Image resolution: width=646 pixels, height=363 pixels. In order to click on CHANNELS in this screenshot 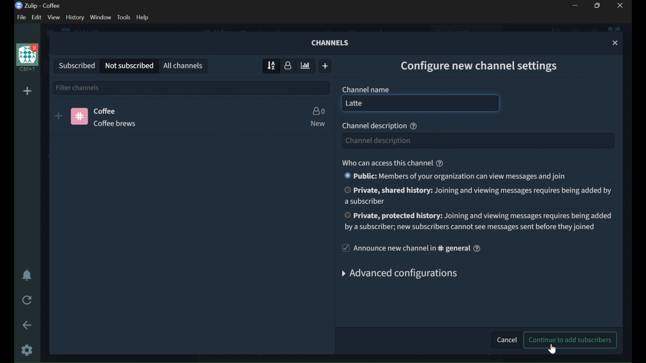, I will do `click(331, 43)`.